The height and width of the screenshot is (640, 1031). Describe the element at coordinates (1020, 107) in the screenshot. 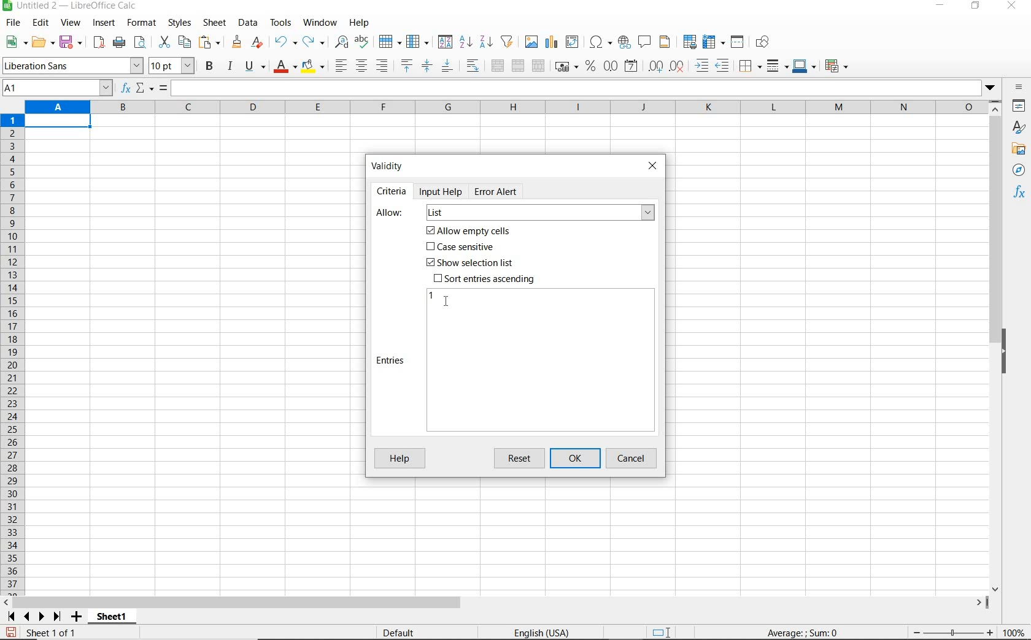

I see `properties` at that location.